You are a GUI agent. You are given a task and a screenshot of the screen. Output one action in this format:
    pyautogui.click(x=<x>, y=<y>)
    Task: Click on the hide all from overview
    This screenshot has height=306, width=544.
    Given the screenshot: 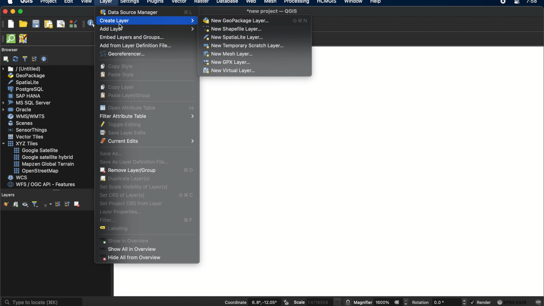 What is the action you would take?
    pyautogui.click(x=131, y=257)
    